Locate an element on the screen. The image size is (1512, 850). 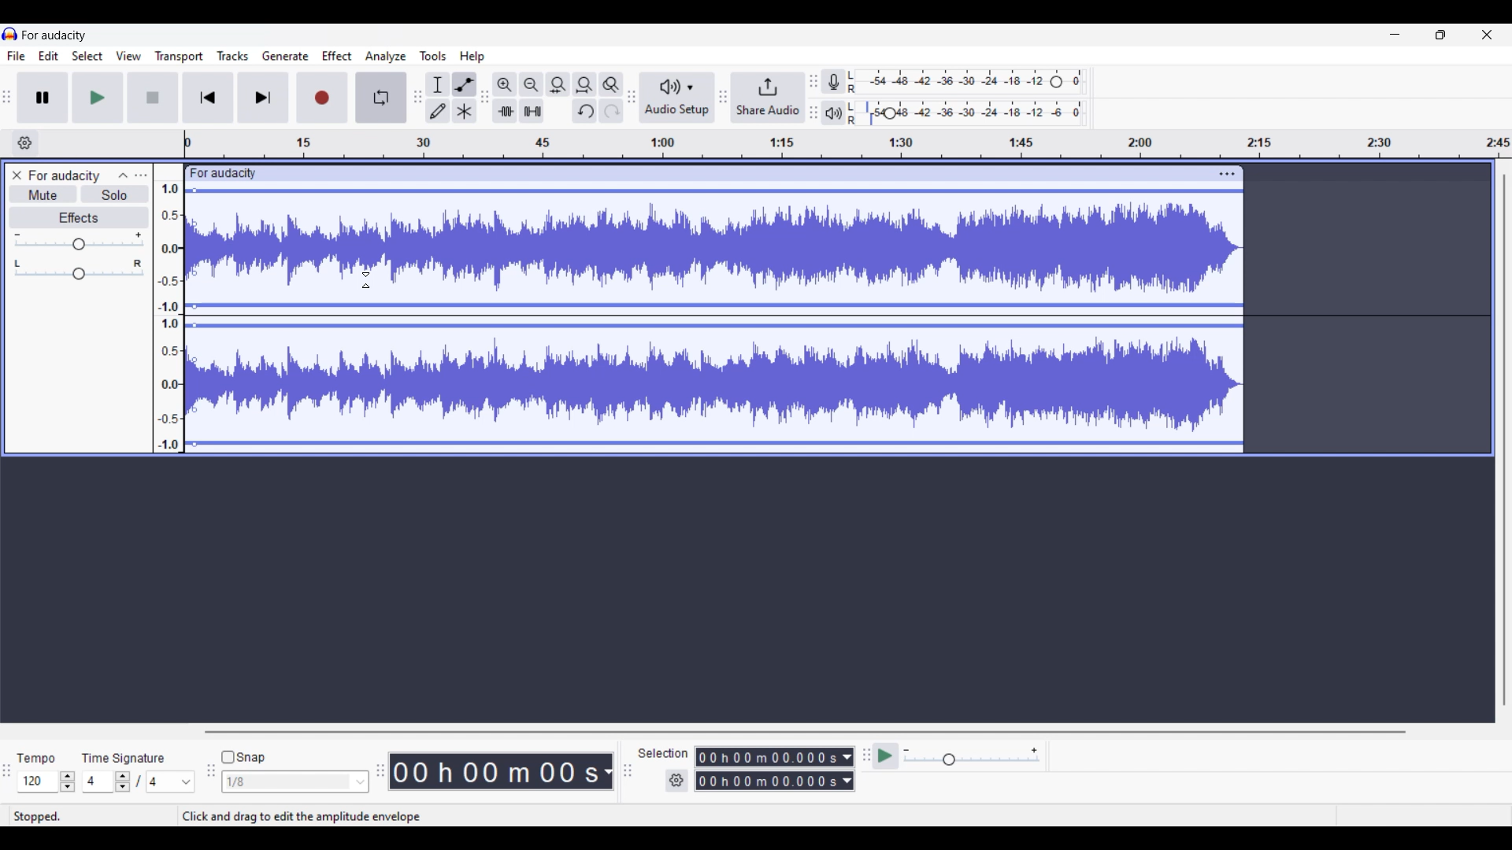
play at speed is located at coordinates (886, 756).